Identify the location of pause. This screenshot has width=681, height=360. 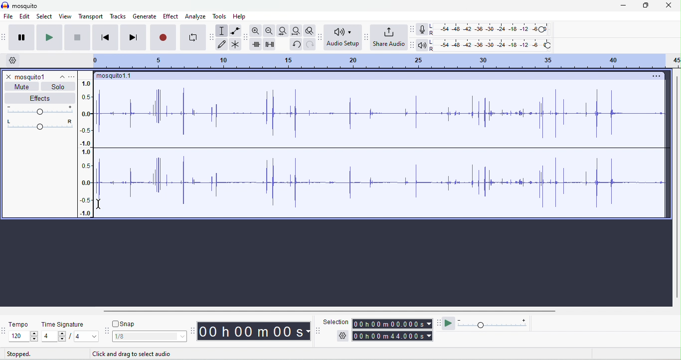
(22, 38).